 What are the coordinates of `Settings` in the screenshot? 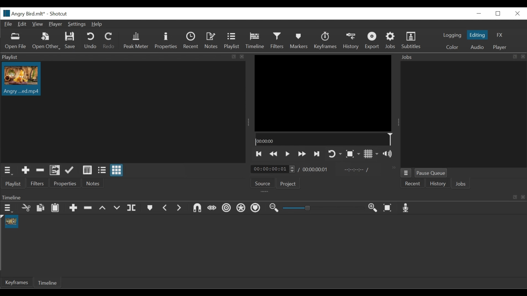 It's located at (77, 24).